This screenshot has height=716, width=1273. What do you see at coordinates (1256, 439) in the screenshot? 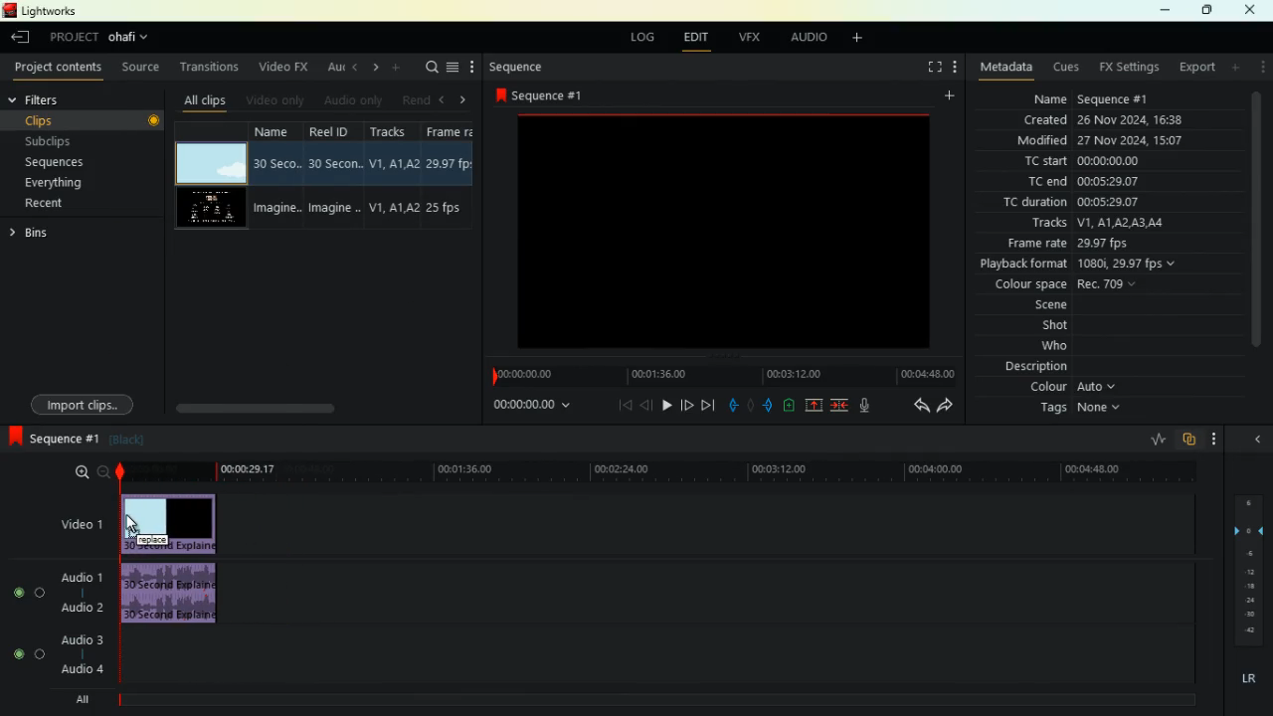
I see `close` at bounding box center [1256, 439].